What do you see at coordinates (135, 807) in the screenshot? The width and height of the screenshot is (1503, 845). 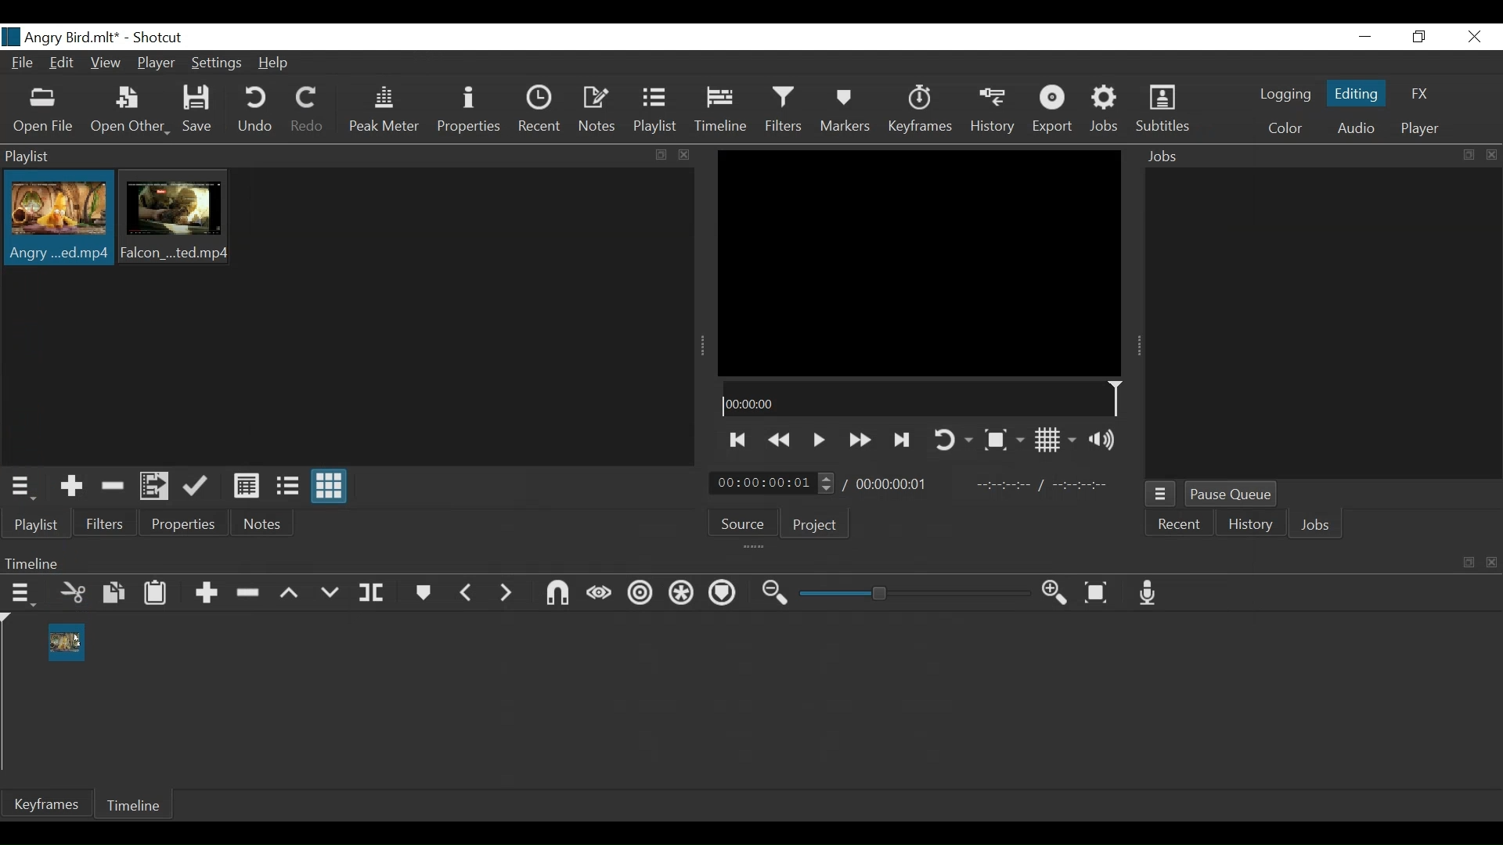 I see `Timeline` at bounding box center [135, 807].